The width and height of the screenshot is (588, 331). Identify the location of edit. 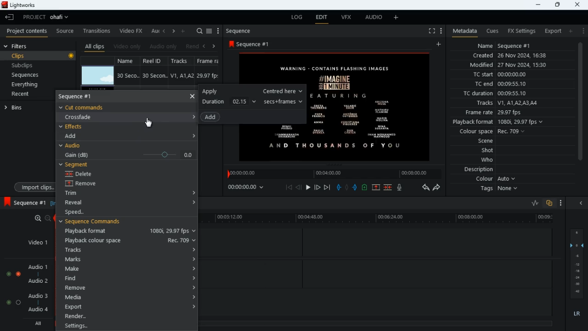
(322, 18).